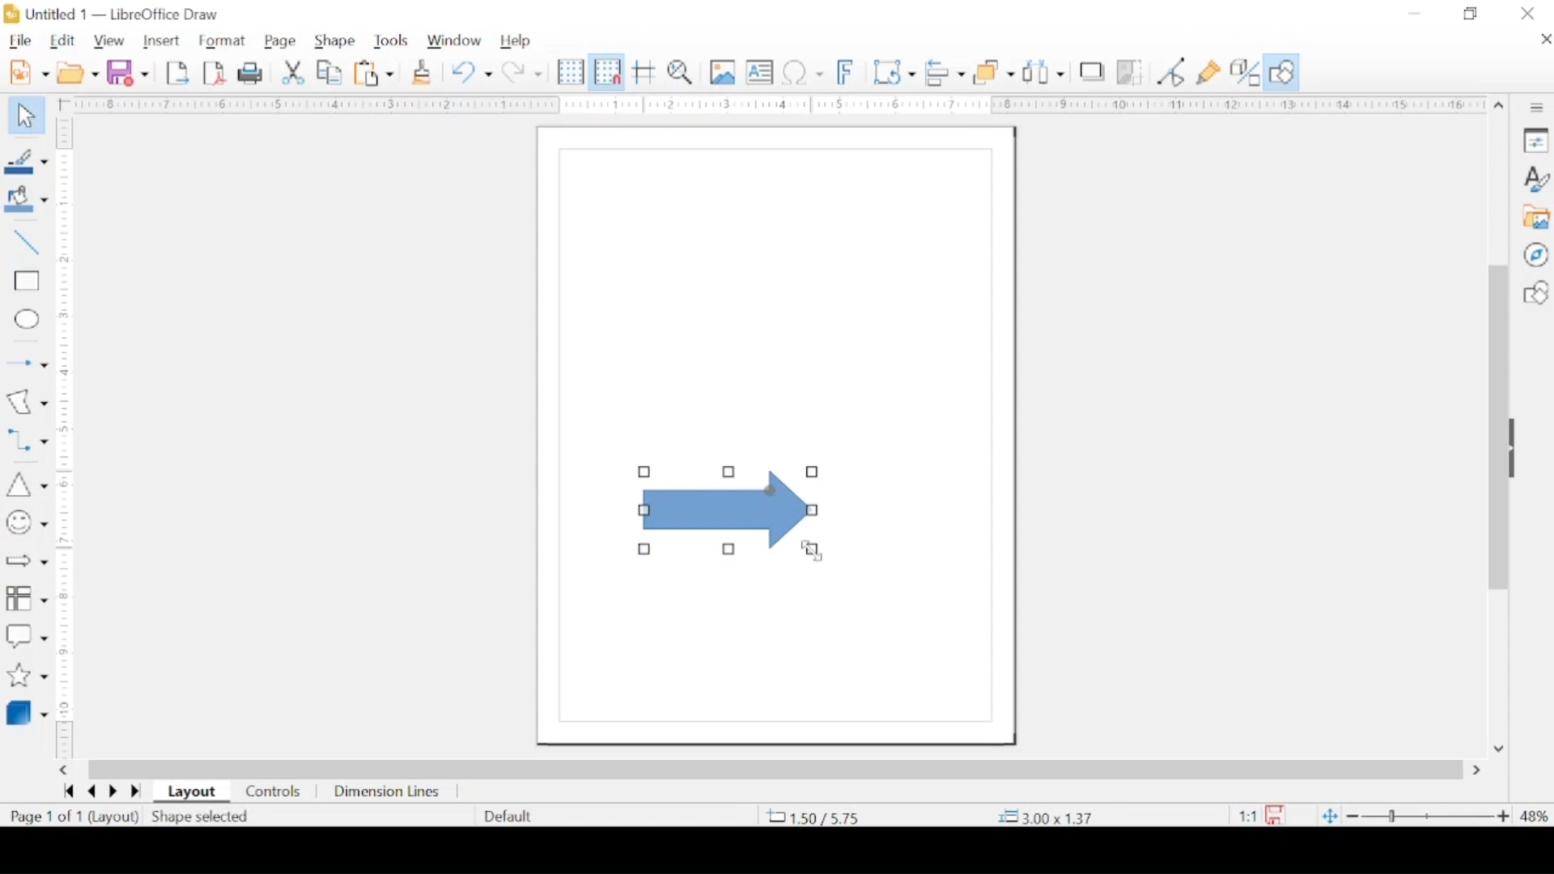 The width and height of the screenshot is (1554, 874). I want to click on untitled 1 - libreoffice, so click(116, 14).